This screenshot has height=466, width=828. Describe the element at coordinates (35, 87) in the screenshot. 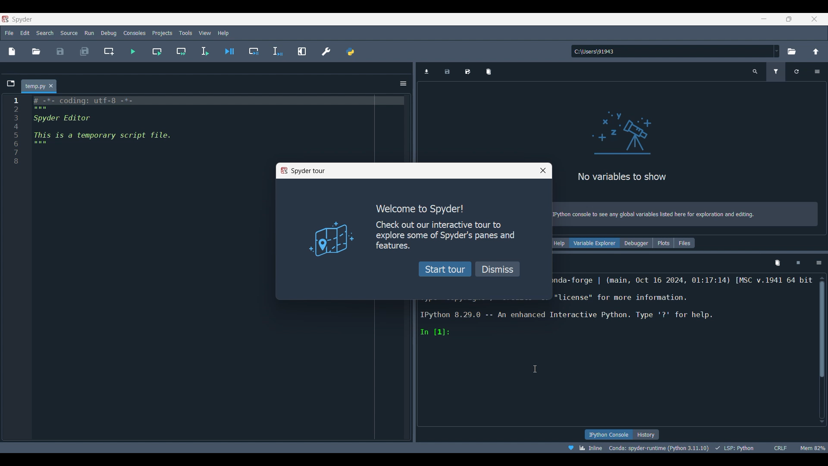

I see `Current tab` at that location.